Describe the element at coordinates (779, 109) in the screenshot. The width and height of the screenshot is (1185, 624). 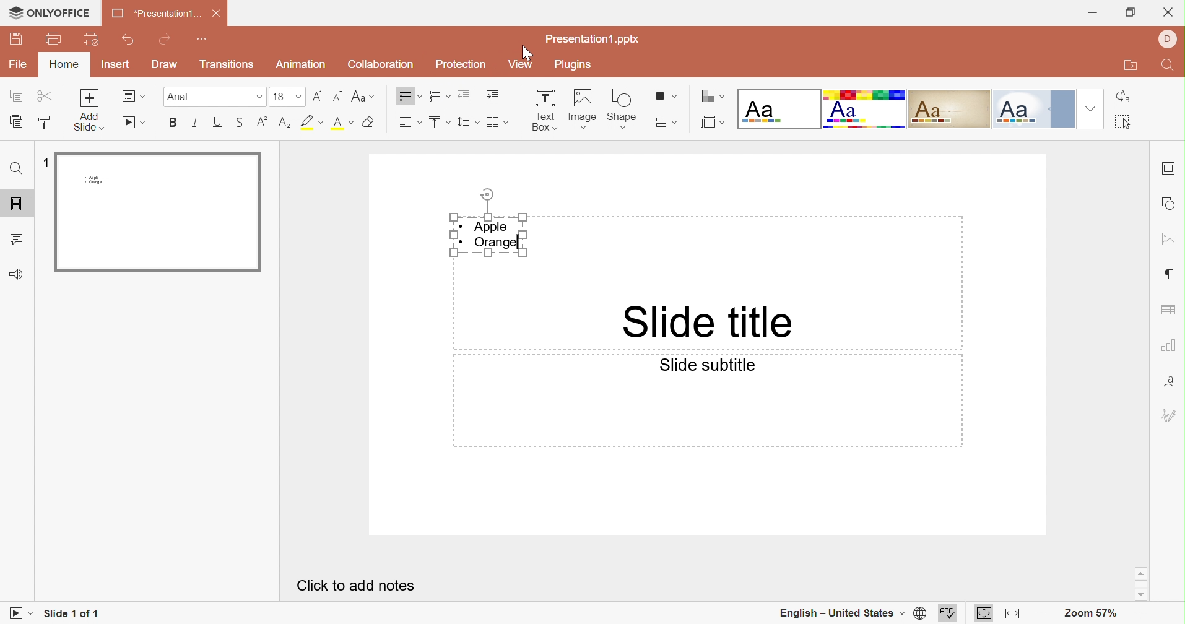
I see `Blank` at that location.